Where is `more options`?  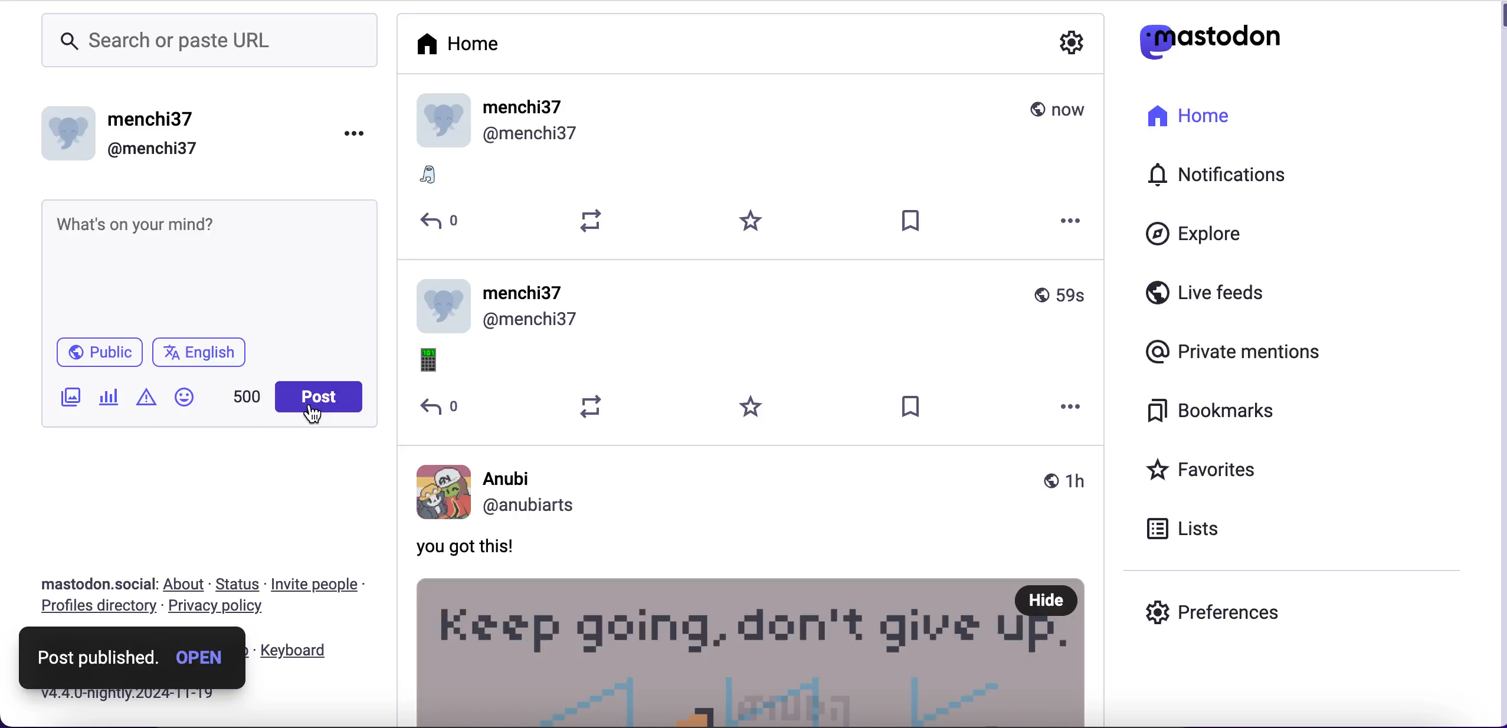 more options is located at coordinates (1073, 405).